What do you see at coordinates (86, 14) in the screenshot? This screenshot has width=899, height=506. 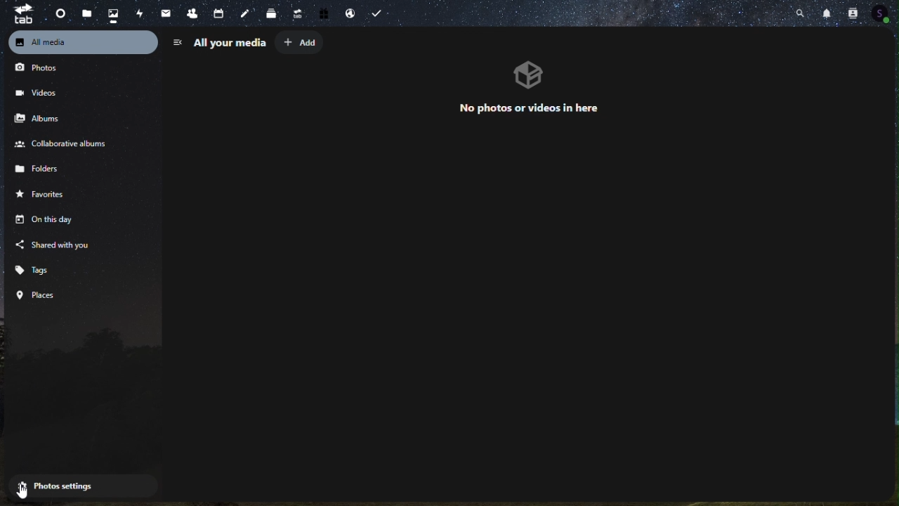 I see `file` at bounding box center [86, 14].